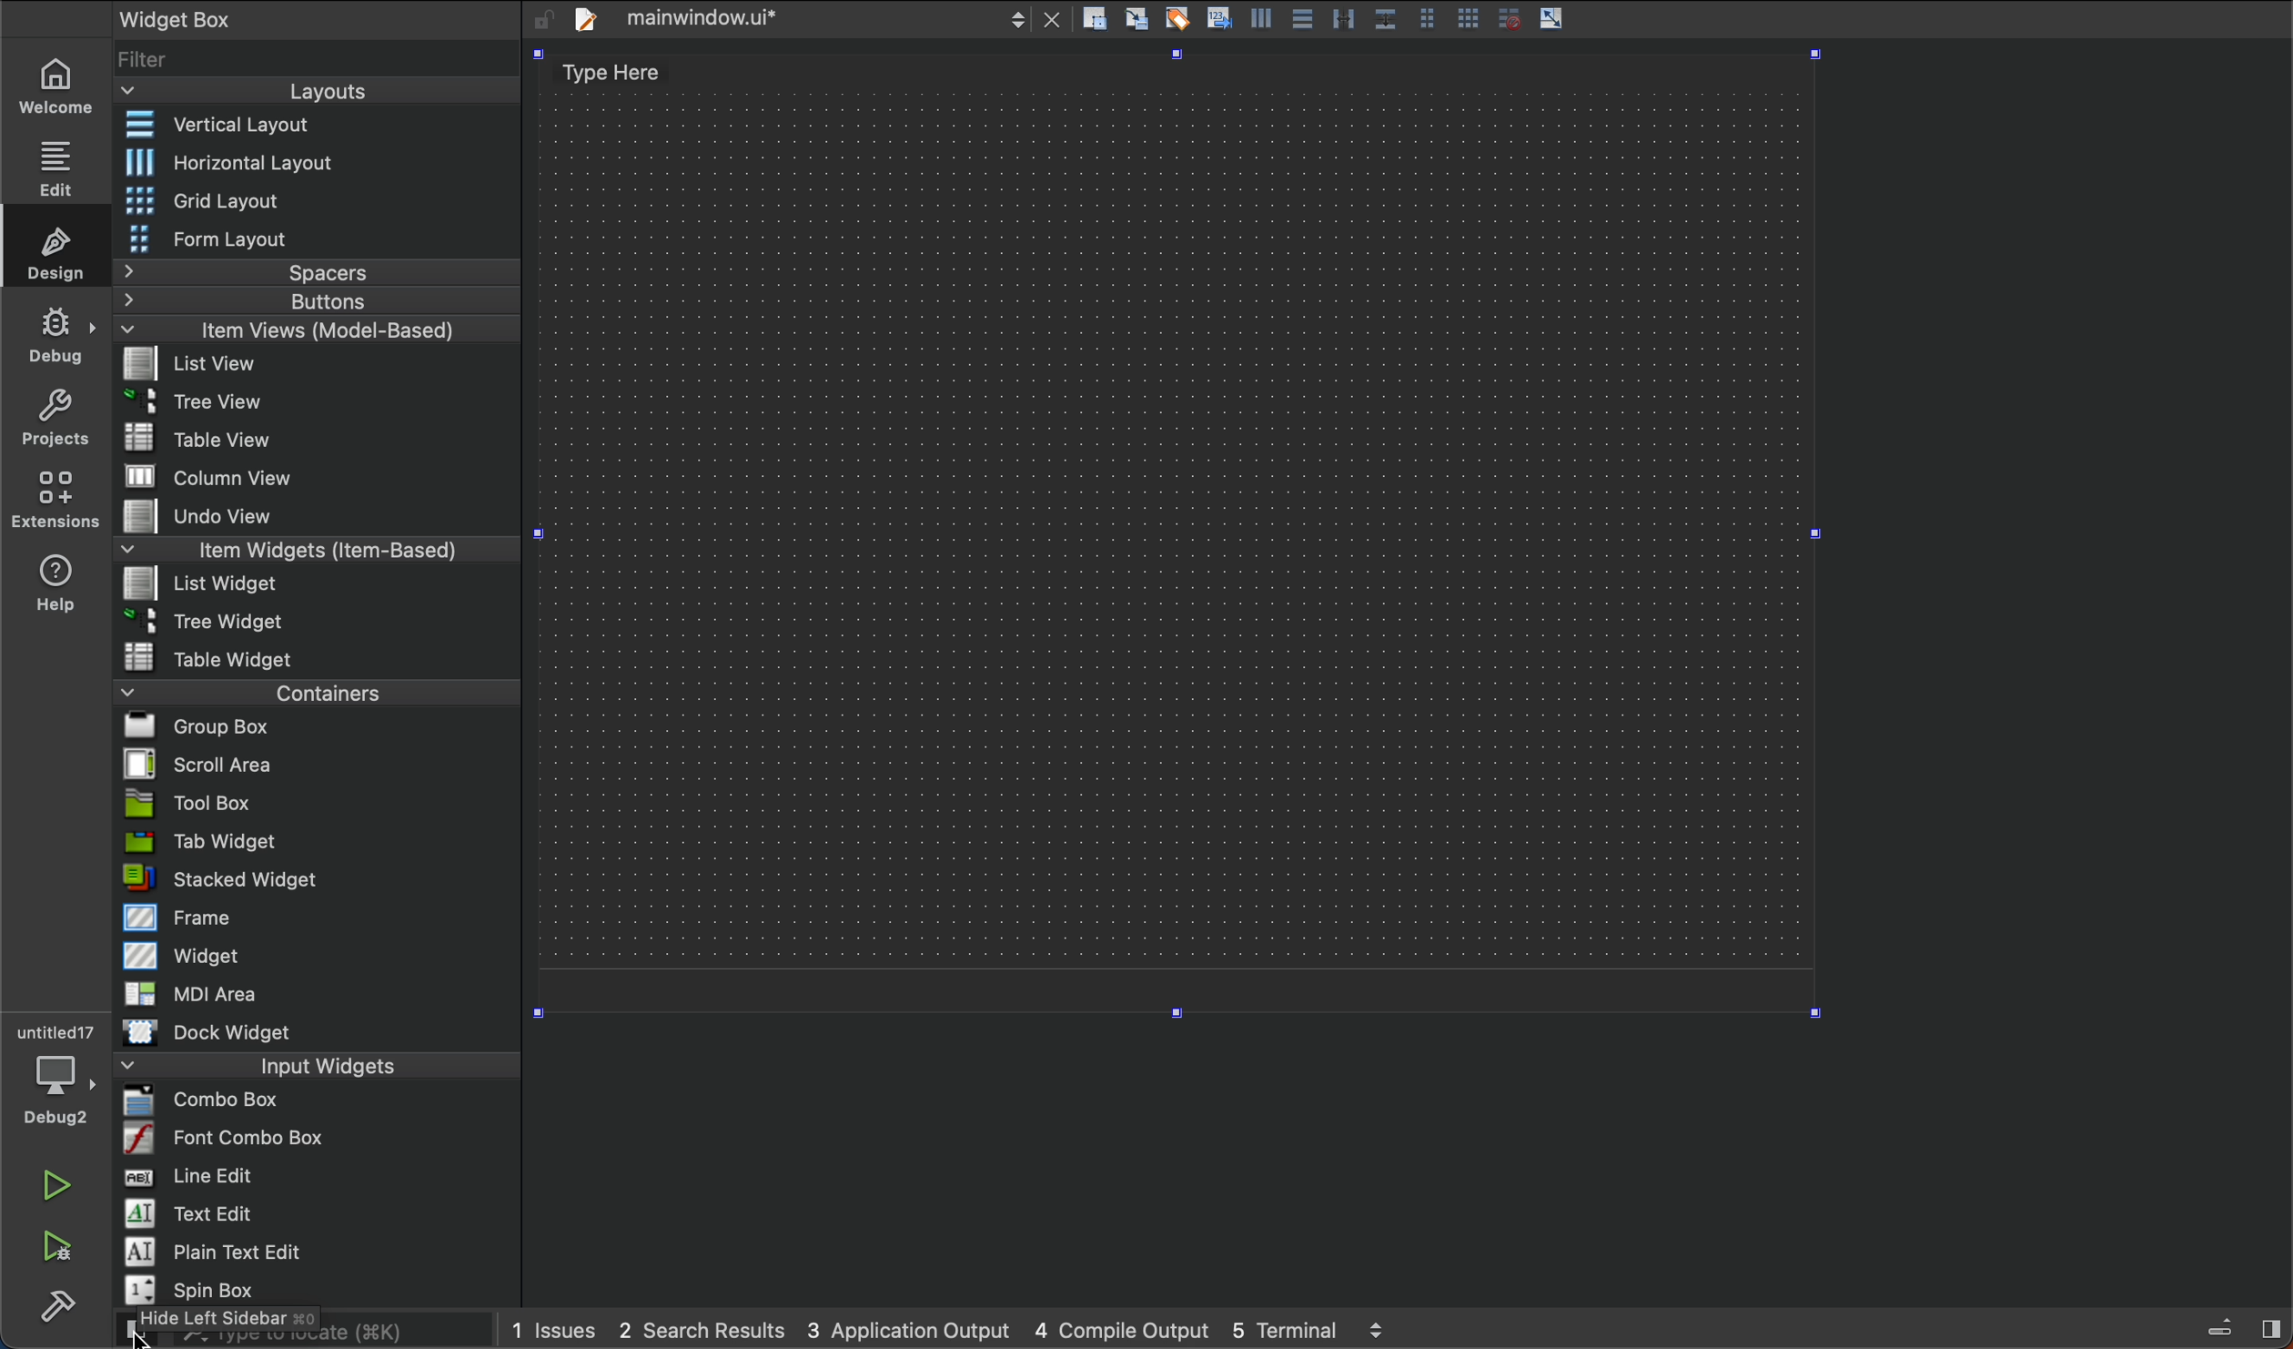  Describe the element at coordinates (313, 550) in the screenshot. I see `item widgets (Item-Based)` at that location.